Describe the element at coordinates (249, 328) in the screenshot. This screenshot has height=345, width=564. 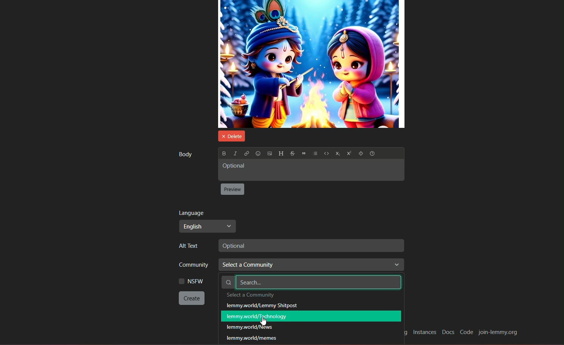
I see `lemmy.world/news` at that location.